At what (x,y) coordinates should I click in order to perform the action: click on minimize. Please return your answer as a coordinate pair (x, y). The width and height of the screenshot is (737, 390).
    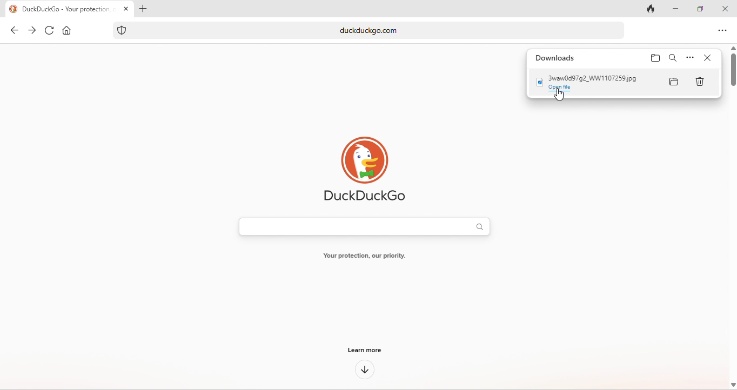
    Looking at the image, I should click on (676, 8).